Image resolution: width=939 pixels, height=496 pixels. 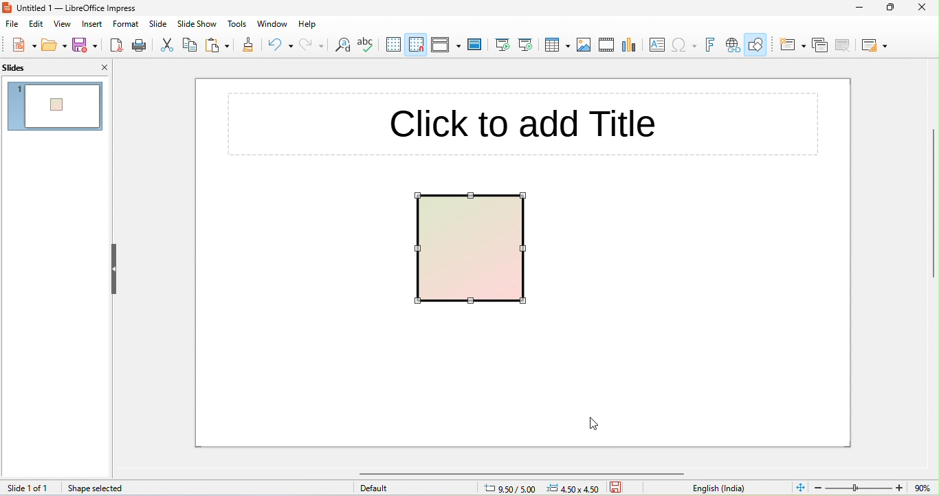 What do you see at coordinates (525, 43) in the screenshot?
I see `start from current` at bounding box center [525, 43].